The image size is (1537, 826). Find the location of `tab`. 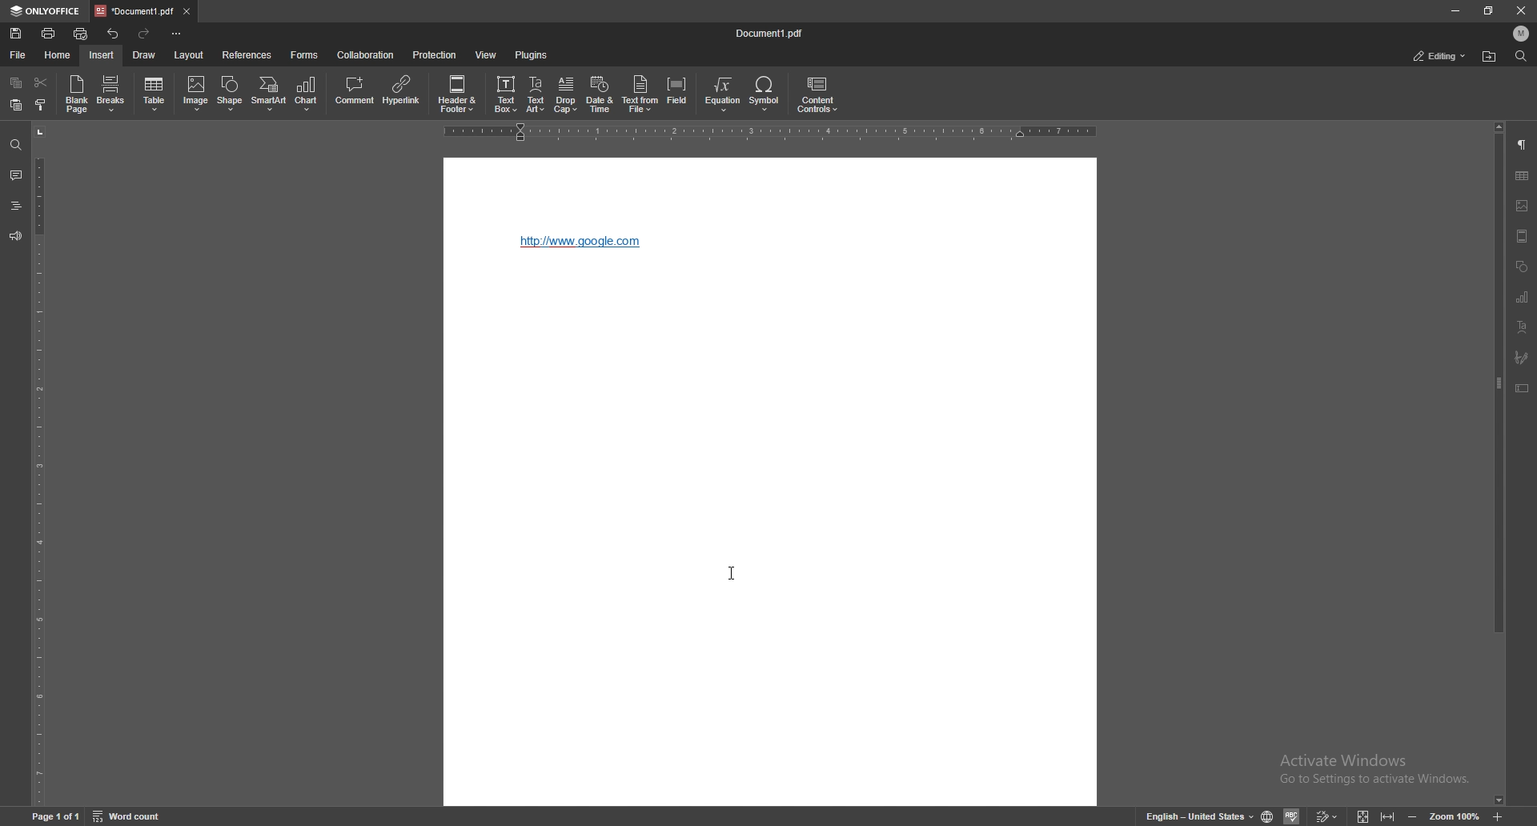

tab is located at coordinates (133, 11).